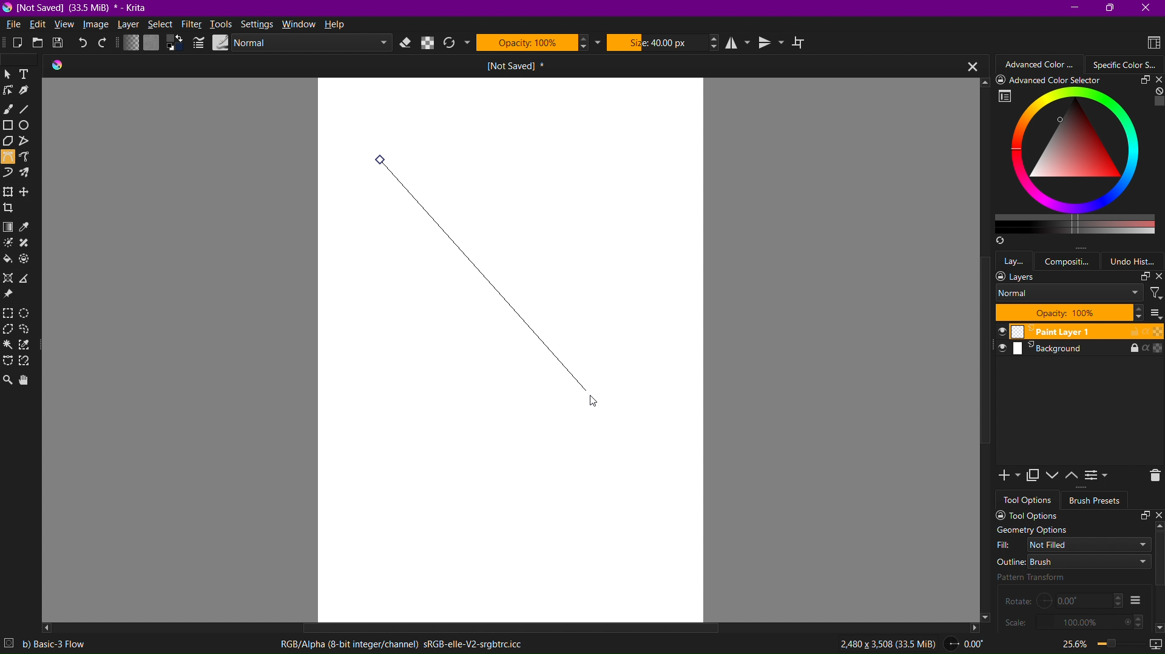 The height and width of the screenshot is (654, 1165). I want to click on Edit Shapes Tool, so click(10, 93).